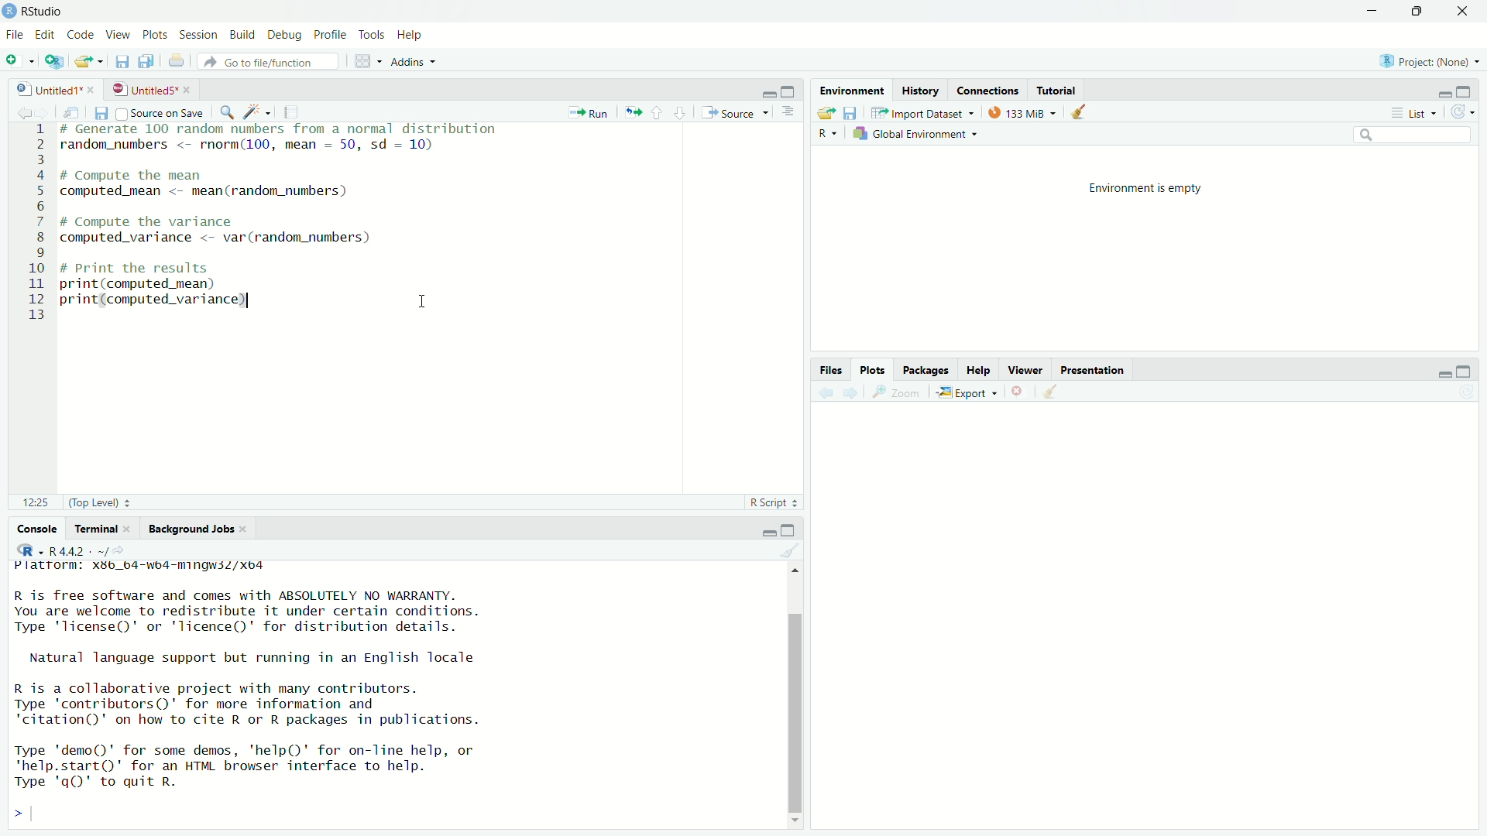 The image size is (1487, 836). What do you see at coordinates (923, 89) in the screenshot?
I see `history` at bounding box center [923, 89].